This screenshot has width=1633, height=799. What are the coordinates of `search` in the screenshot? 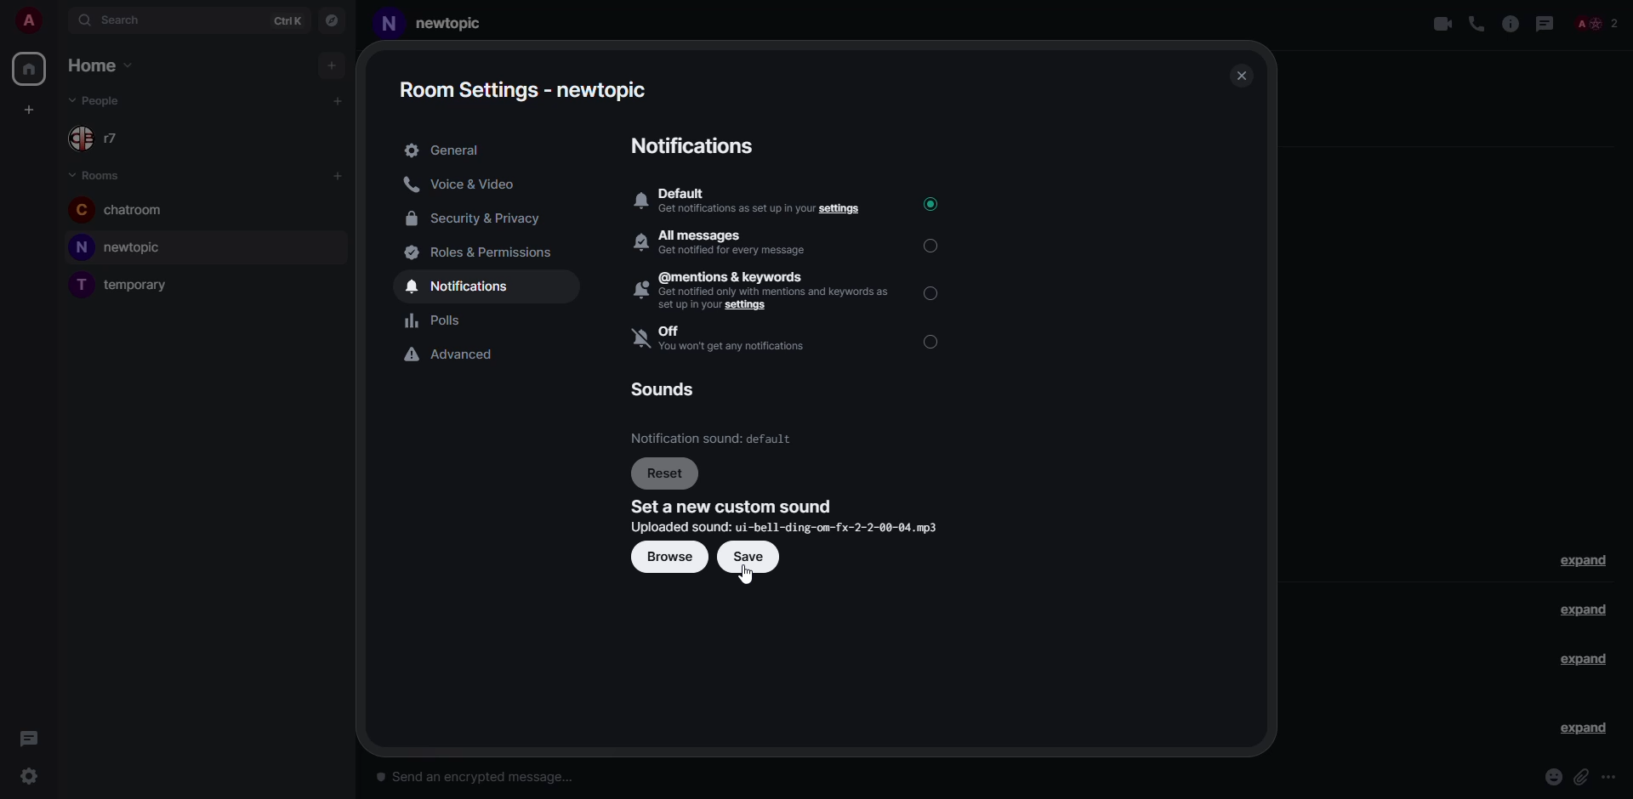 It's located at (117, 21).